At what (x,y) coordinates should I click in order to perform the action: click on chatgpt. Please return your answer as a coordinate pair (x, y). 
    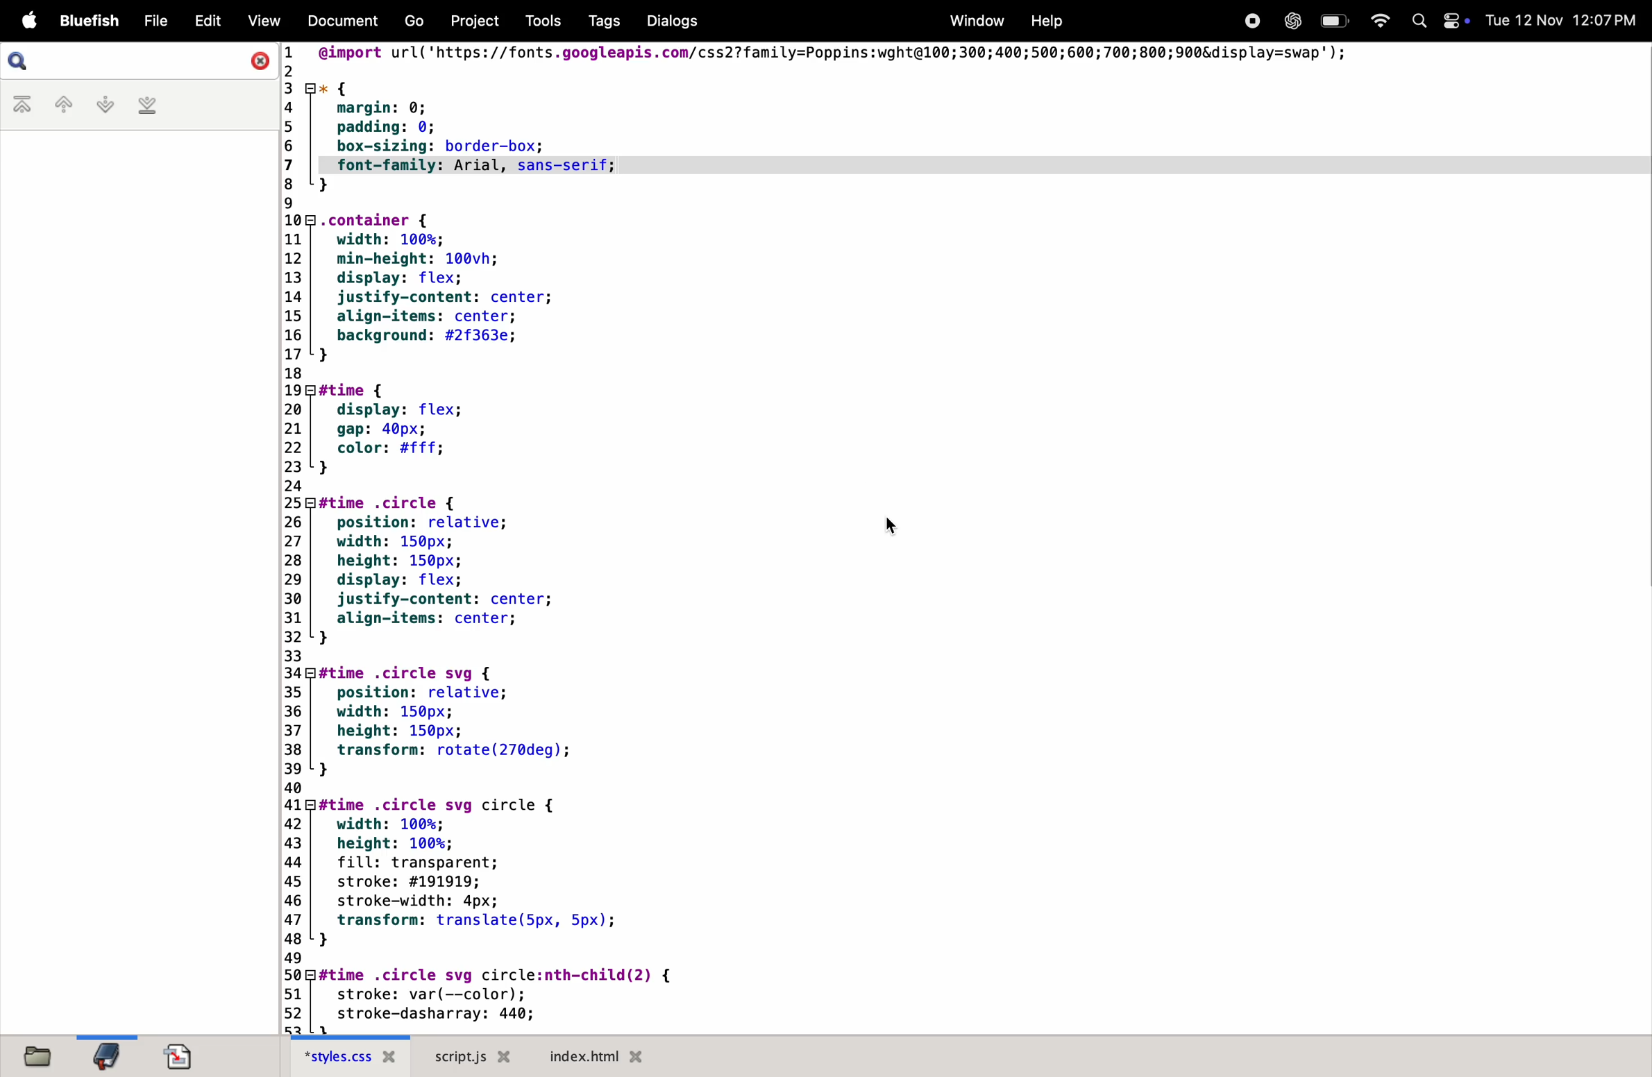
    Looking at the image, I should click on (1289, 21).